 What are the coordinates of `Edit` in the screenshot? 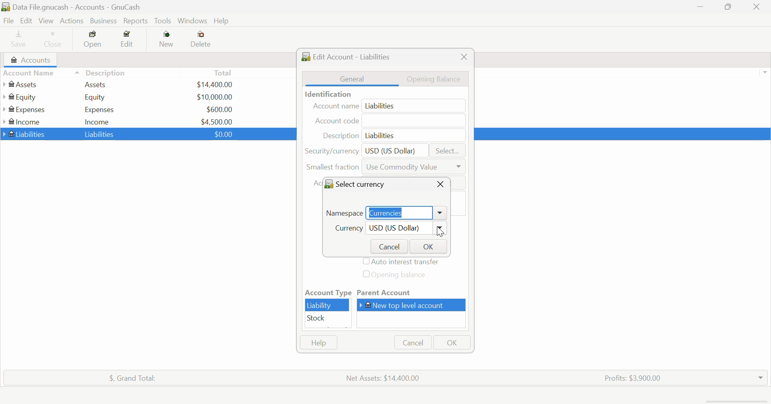 It's located at (26, 21).